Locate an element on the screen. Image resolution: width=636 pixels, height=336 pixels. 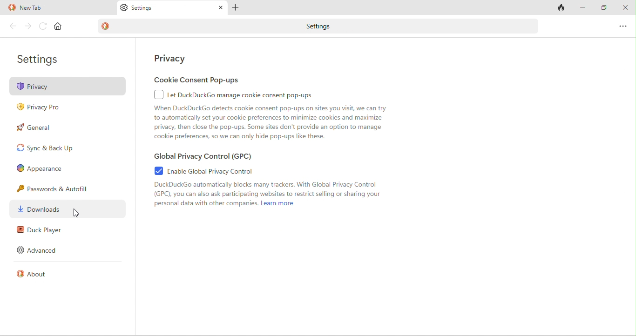
DuckDuckGo automatically blocks many trackers. With Global Privacy Control
(GPO), you can also ask participating websites to restrict selling or sharing your
personal data with other companies. Lear more is located at coordinates (265, 195).